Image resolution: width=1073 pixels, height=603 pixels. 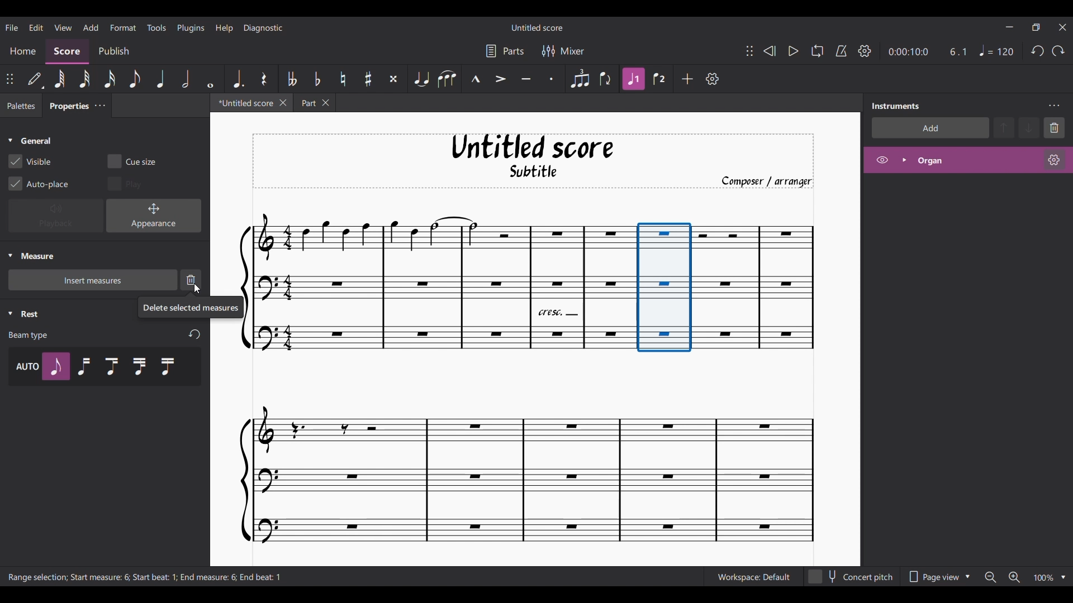 What do you see at coordinates (316, 78) in the screenshot?
I see `Toggle flat` at bounding box center [316, 78].